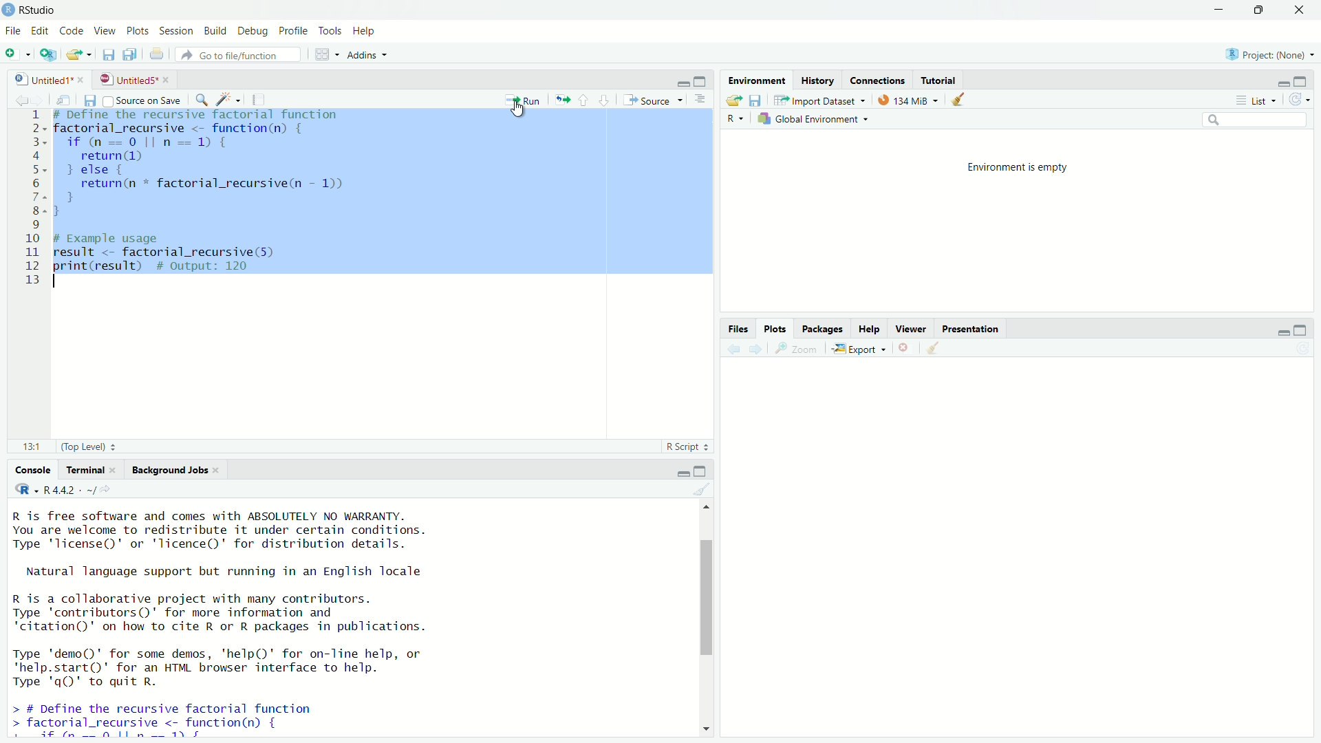 The image size is (1321, 743). Describe the element at coordinates (758, 100) in the screenshot. I see `Save workspace as` at that location.